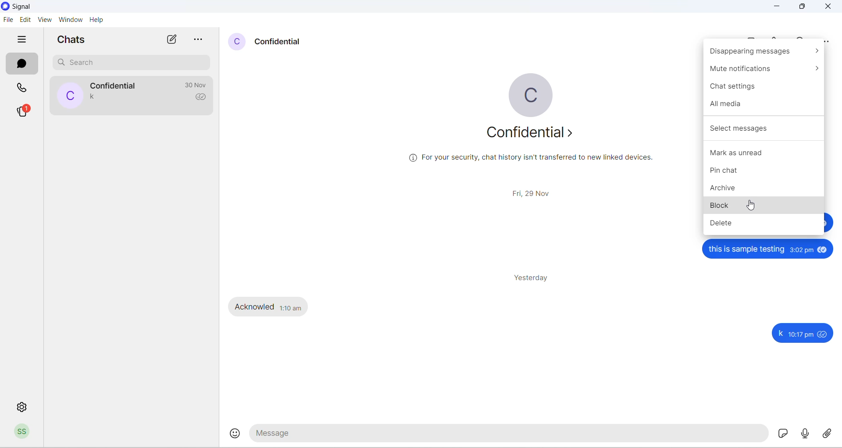 The height and width of the screenshot is (448, 842). I want to click on 1:10 am, so click(291, 307).